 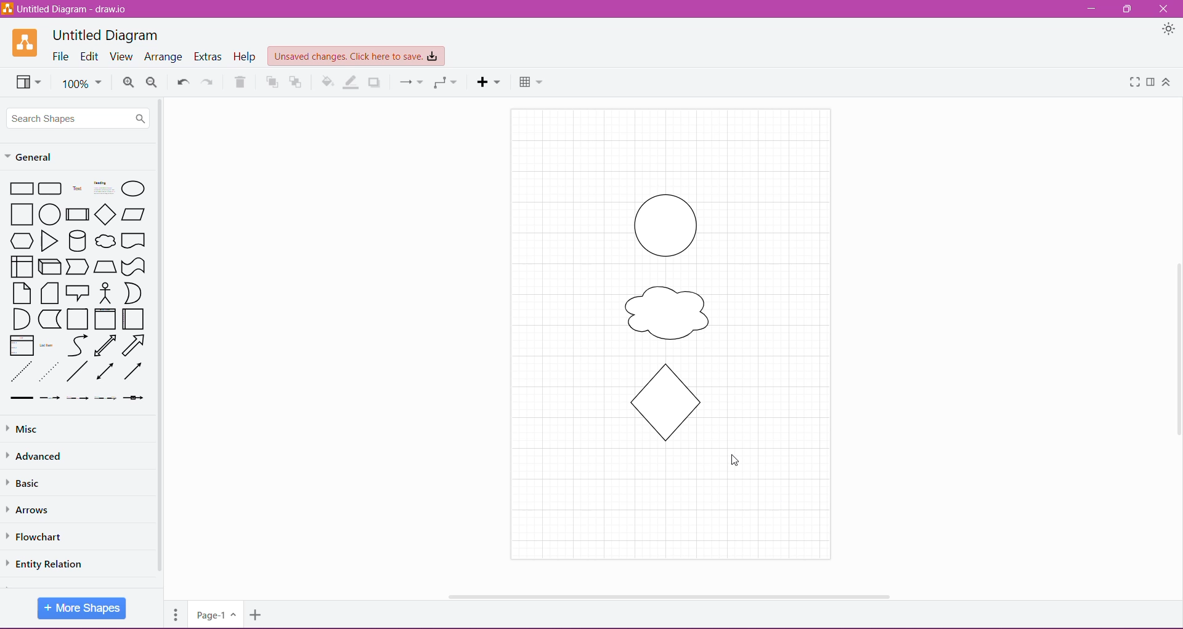 I want to click on Shape 2, so click(x=670, y=313).